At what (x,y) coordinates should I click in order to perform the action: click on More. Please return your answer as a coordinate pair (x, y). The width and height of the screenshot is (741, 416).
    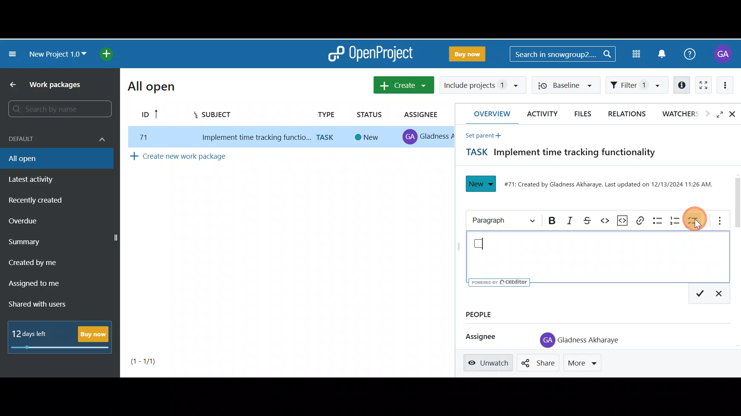
    Looking at the image, I should click on (585, 361).